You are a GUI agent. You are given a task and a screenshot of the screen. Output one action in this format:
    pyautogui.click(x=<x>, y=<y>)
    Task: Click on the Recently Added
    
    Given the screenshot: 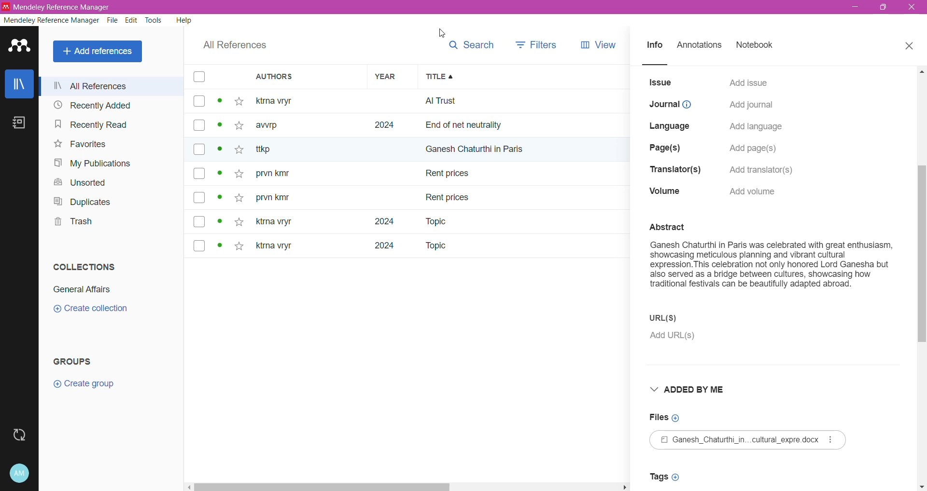 What is the action you would take?
    pyautogui.click(x=93, y=106)
    